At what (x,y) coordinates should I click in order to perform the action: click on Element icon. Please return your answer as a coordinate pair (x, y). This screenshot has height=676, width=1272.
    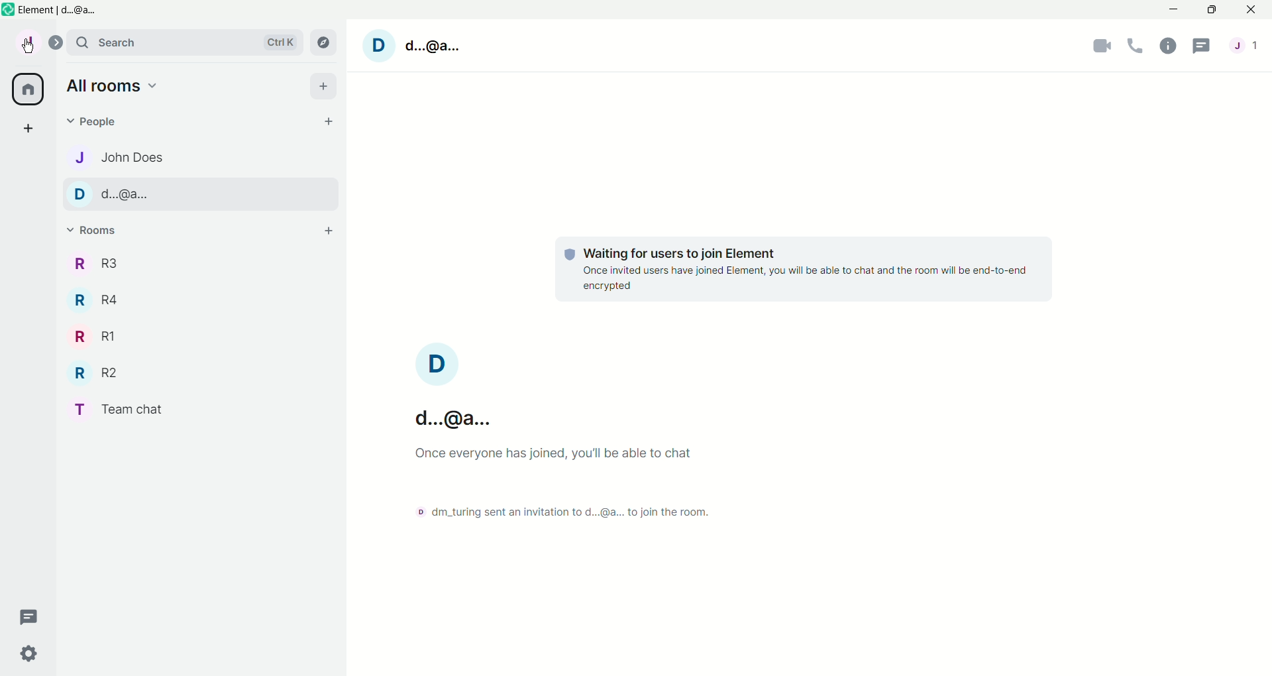
    Looking at the image, I should click on (8, 9).